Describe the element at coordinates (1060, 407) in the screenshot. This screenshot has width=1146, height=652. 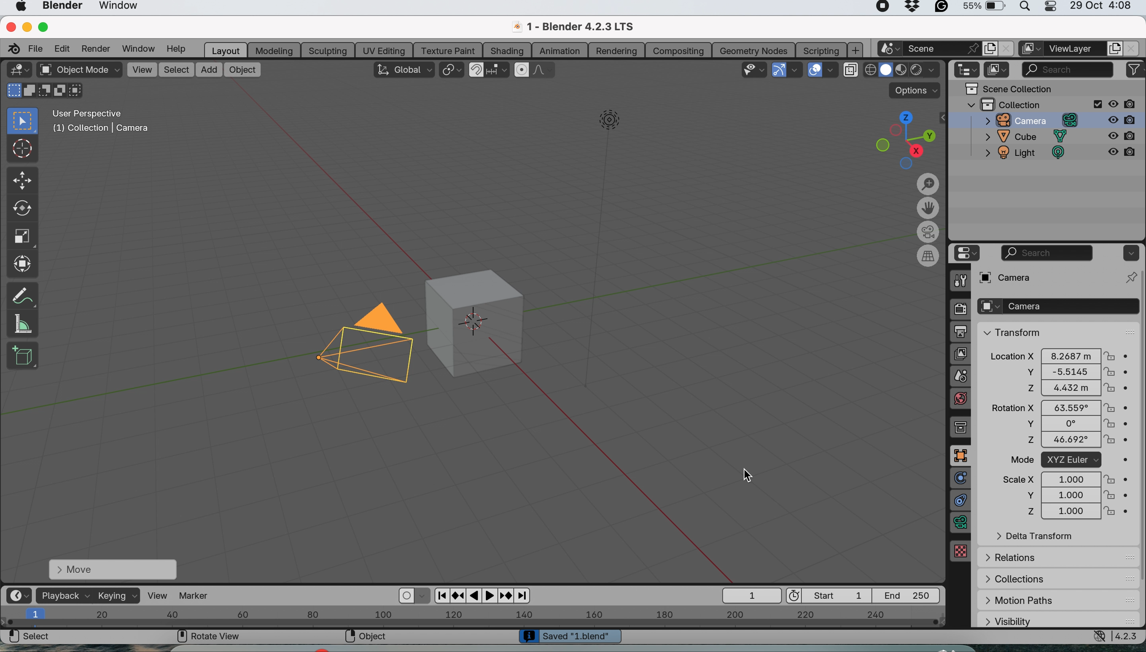
I see `rotation x 63.559` at that location.